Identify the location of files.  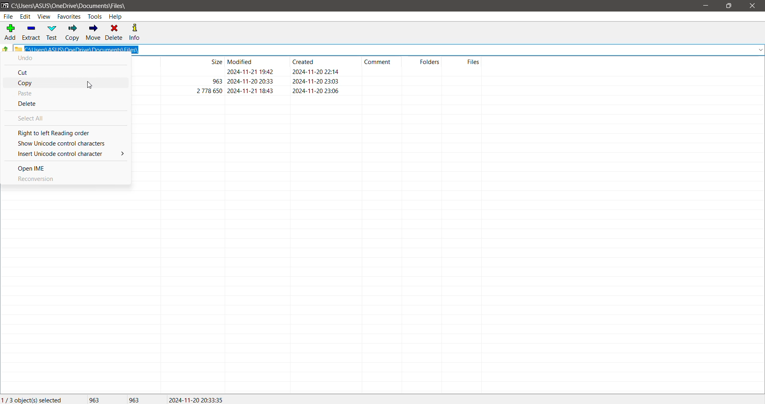
(473, 62).